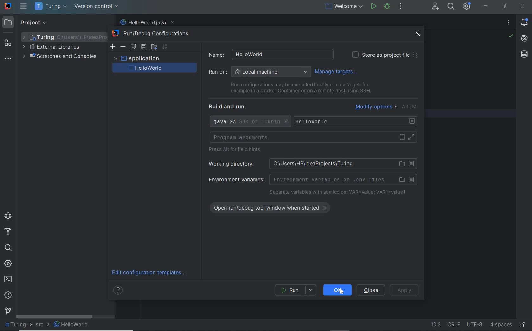 The image size is (532, 331). I want to click on edit configuration templates, so click(151, 273).